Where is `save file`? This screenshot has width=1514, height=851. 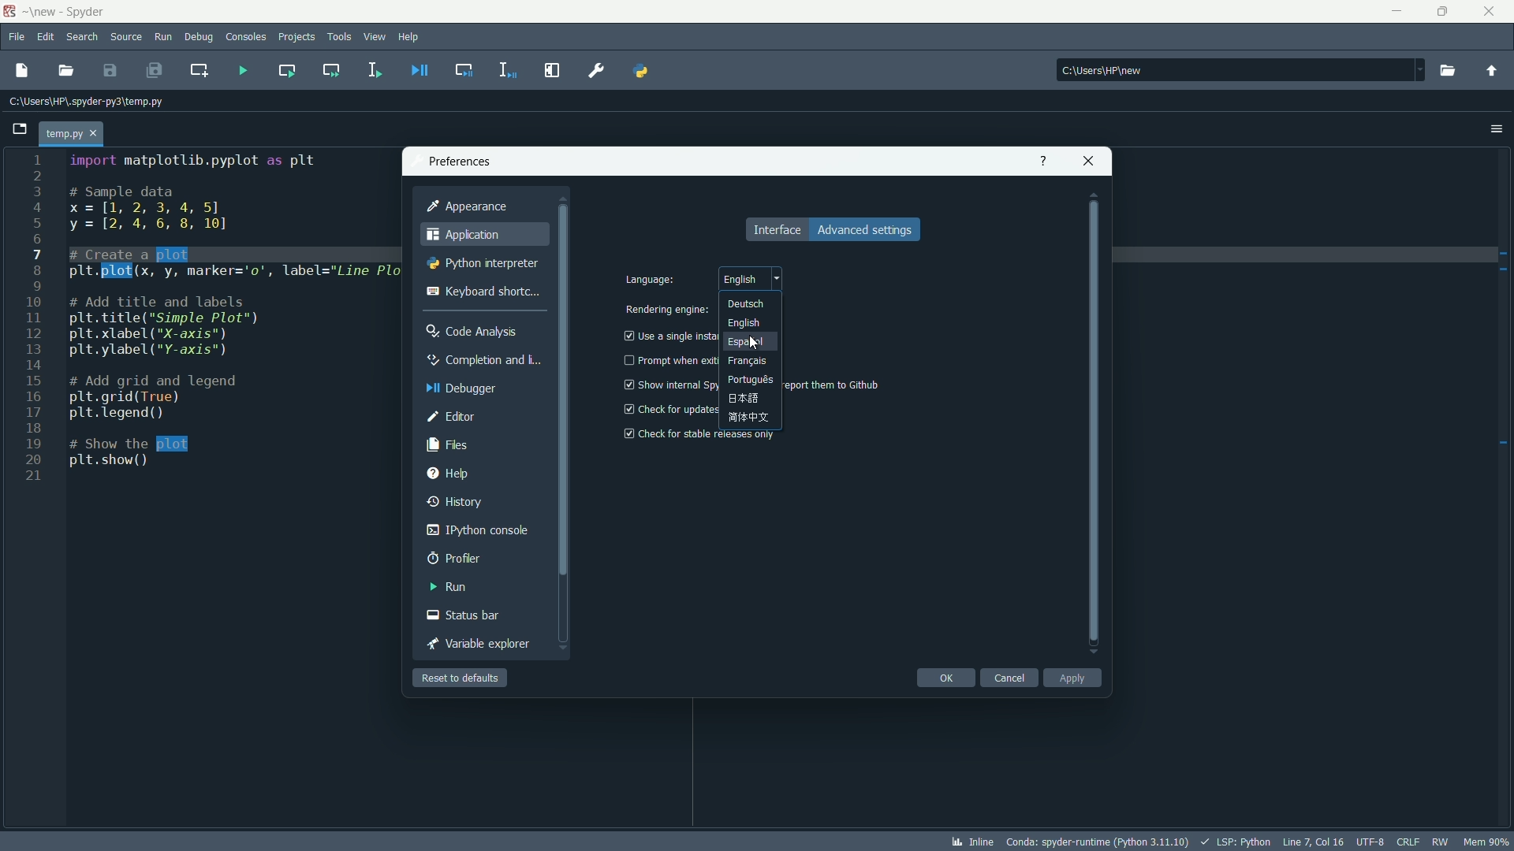
save file is located at coordinates (110, 71).